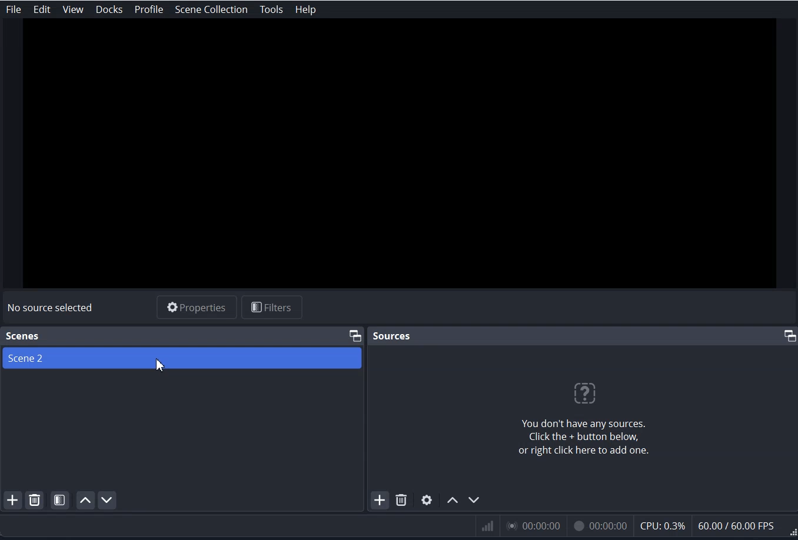  Describe the element at coordinates (789, 336) in the screenshot. I see `Maximize` at that location.